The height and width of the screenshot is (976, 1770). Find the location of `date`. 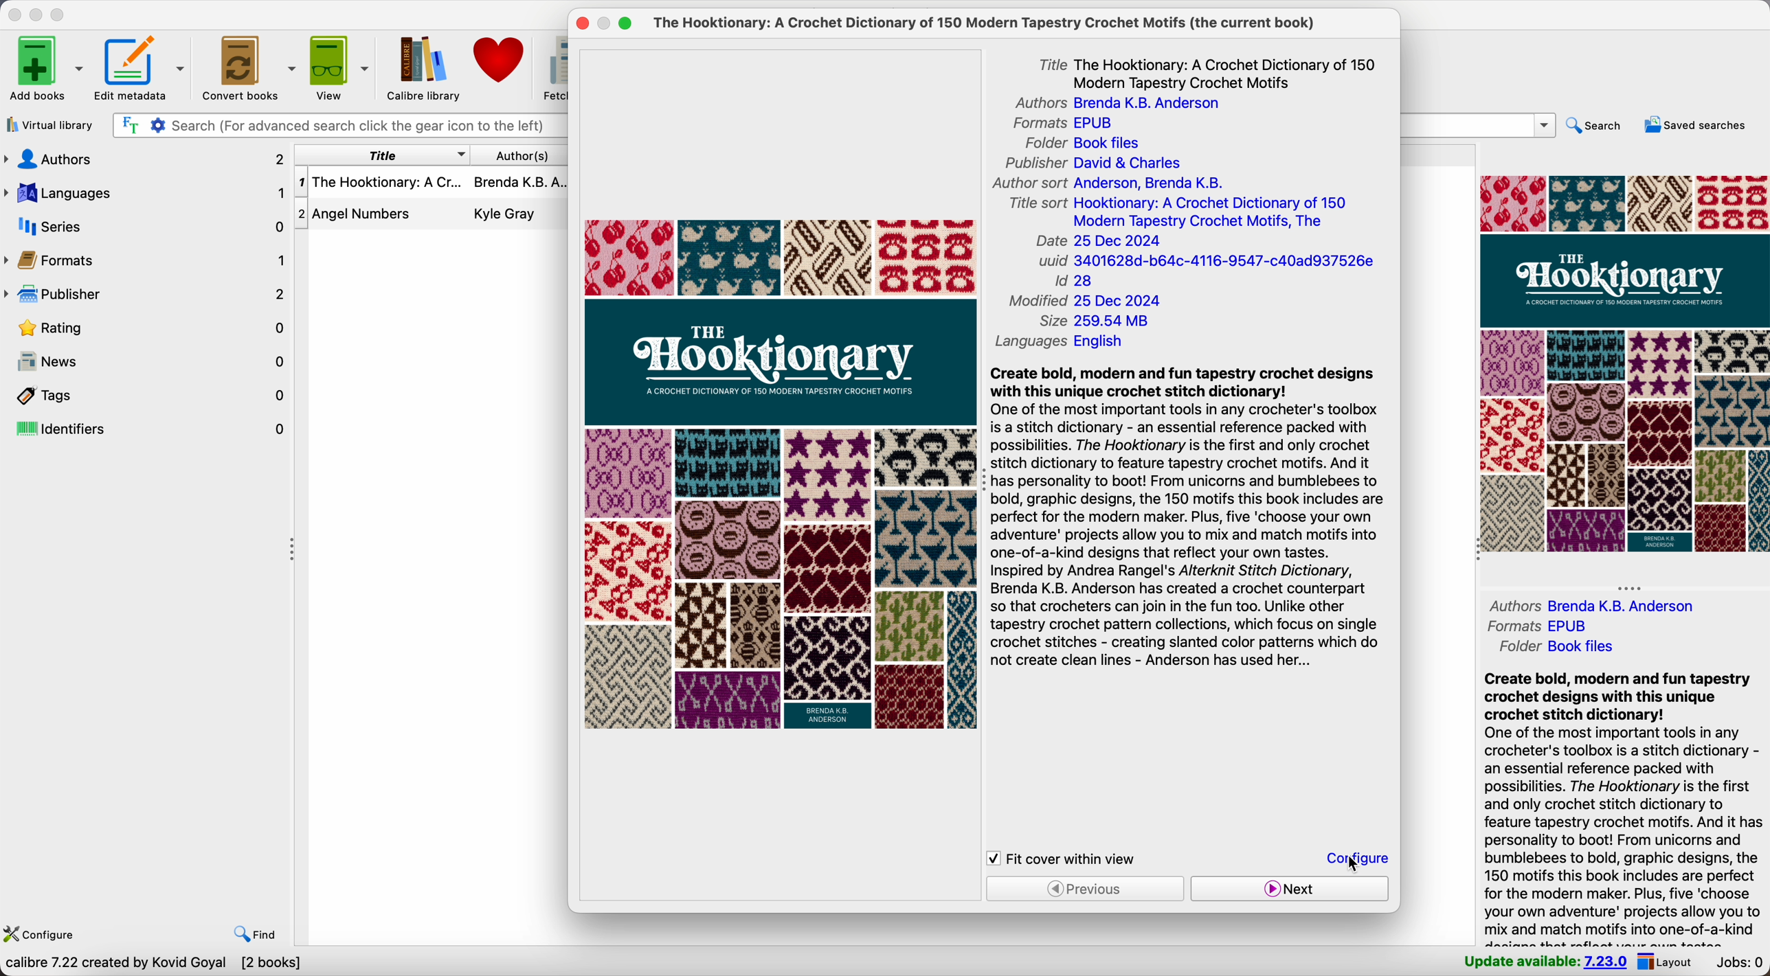

date is located at coordinates (1099, 242).